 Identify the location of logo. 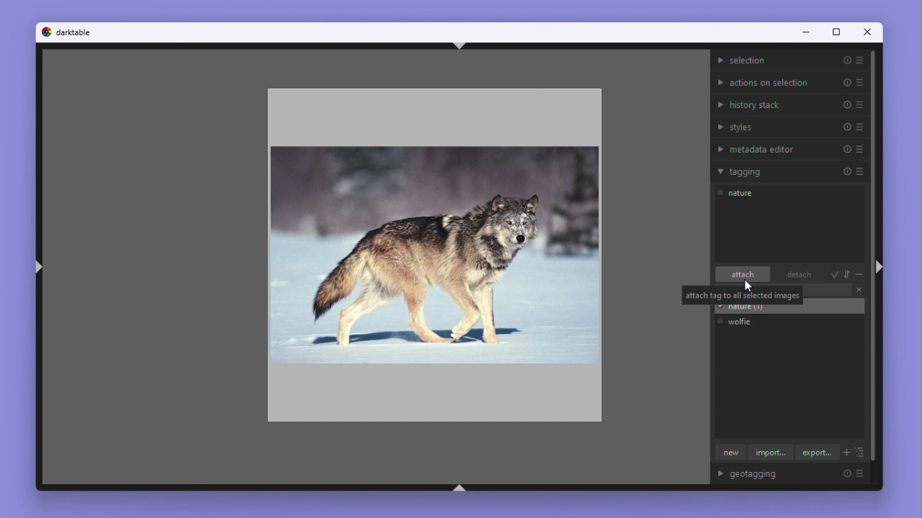
(45, 31).